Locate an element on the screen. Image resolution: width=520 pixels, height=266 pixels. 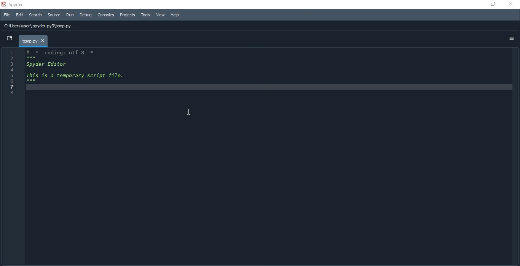
Search is located at coordinates (35, 15).